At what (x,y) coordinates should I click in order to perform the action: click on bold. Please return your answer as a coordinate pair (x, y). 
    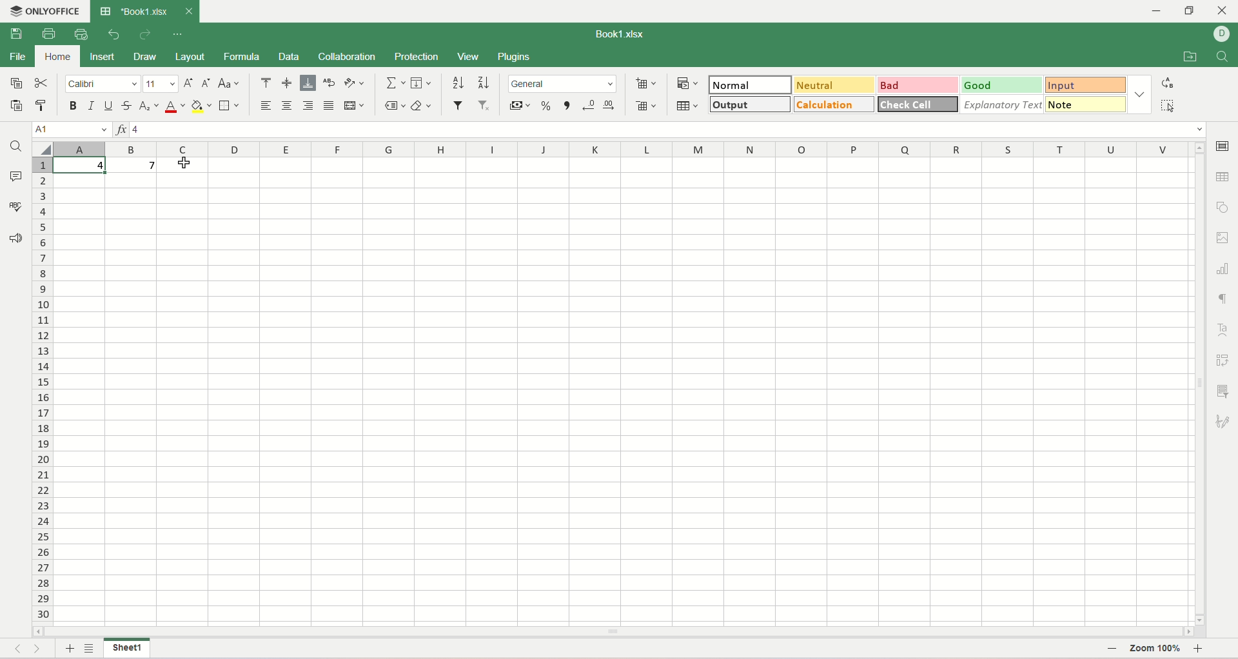
    Looking at the image, I should click on (74, 106).